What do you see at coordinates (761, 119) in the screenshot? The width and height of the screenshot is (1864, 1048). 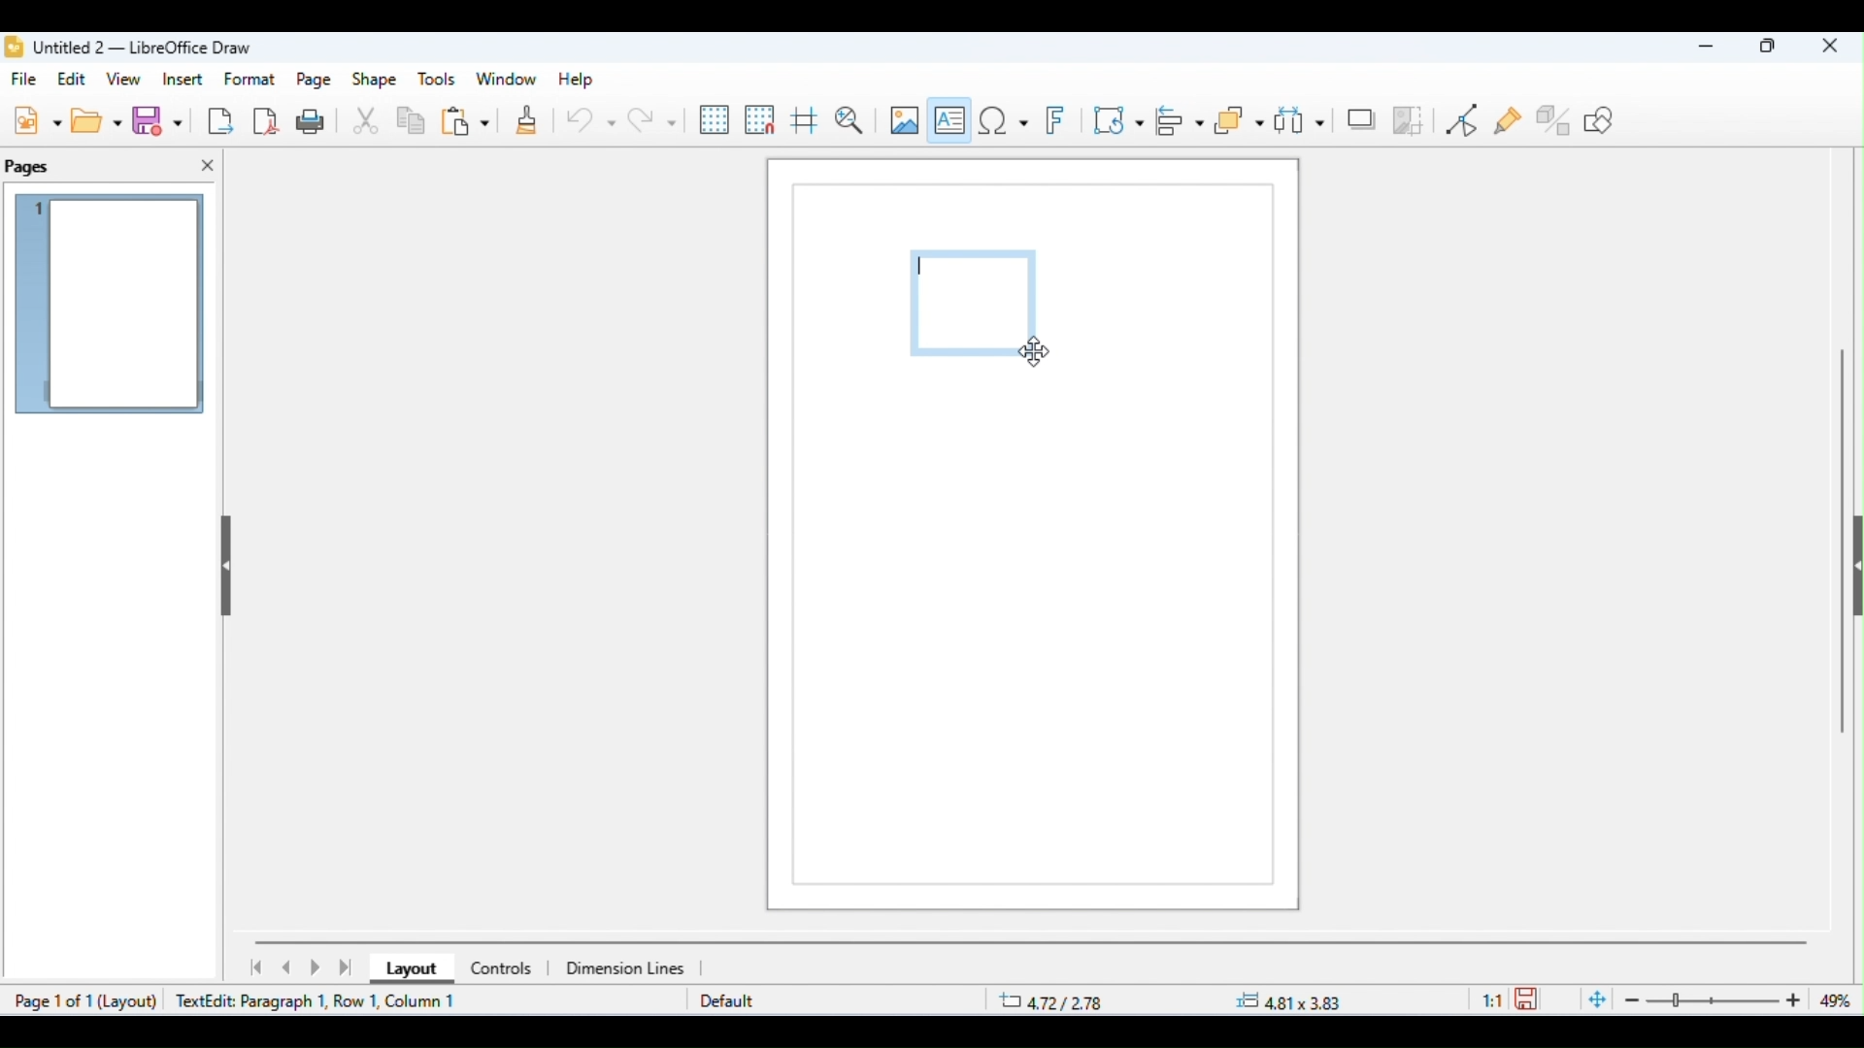 I see `snap to grid` at bounding box center [761, 119].